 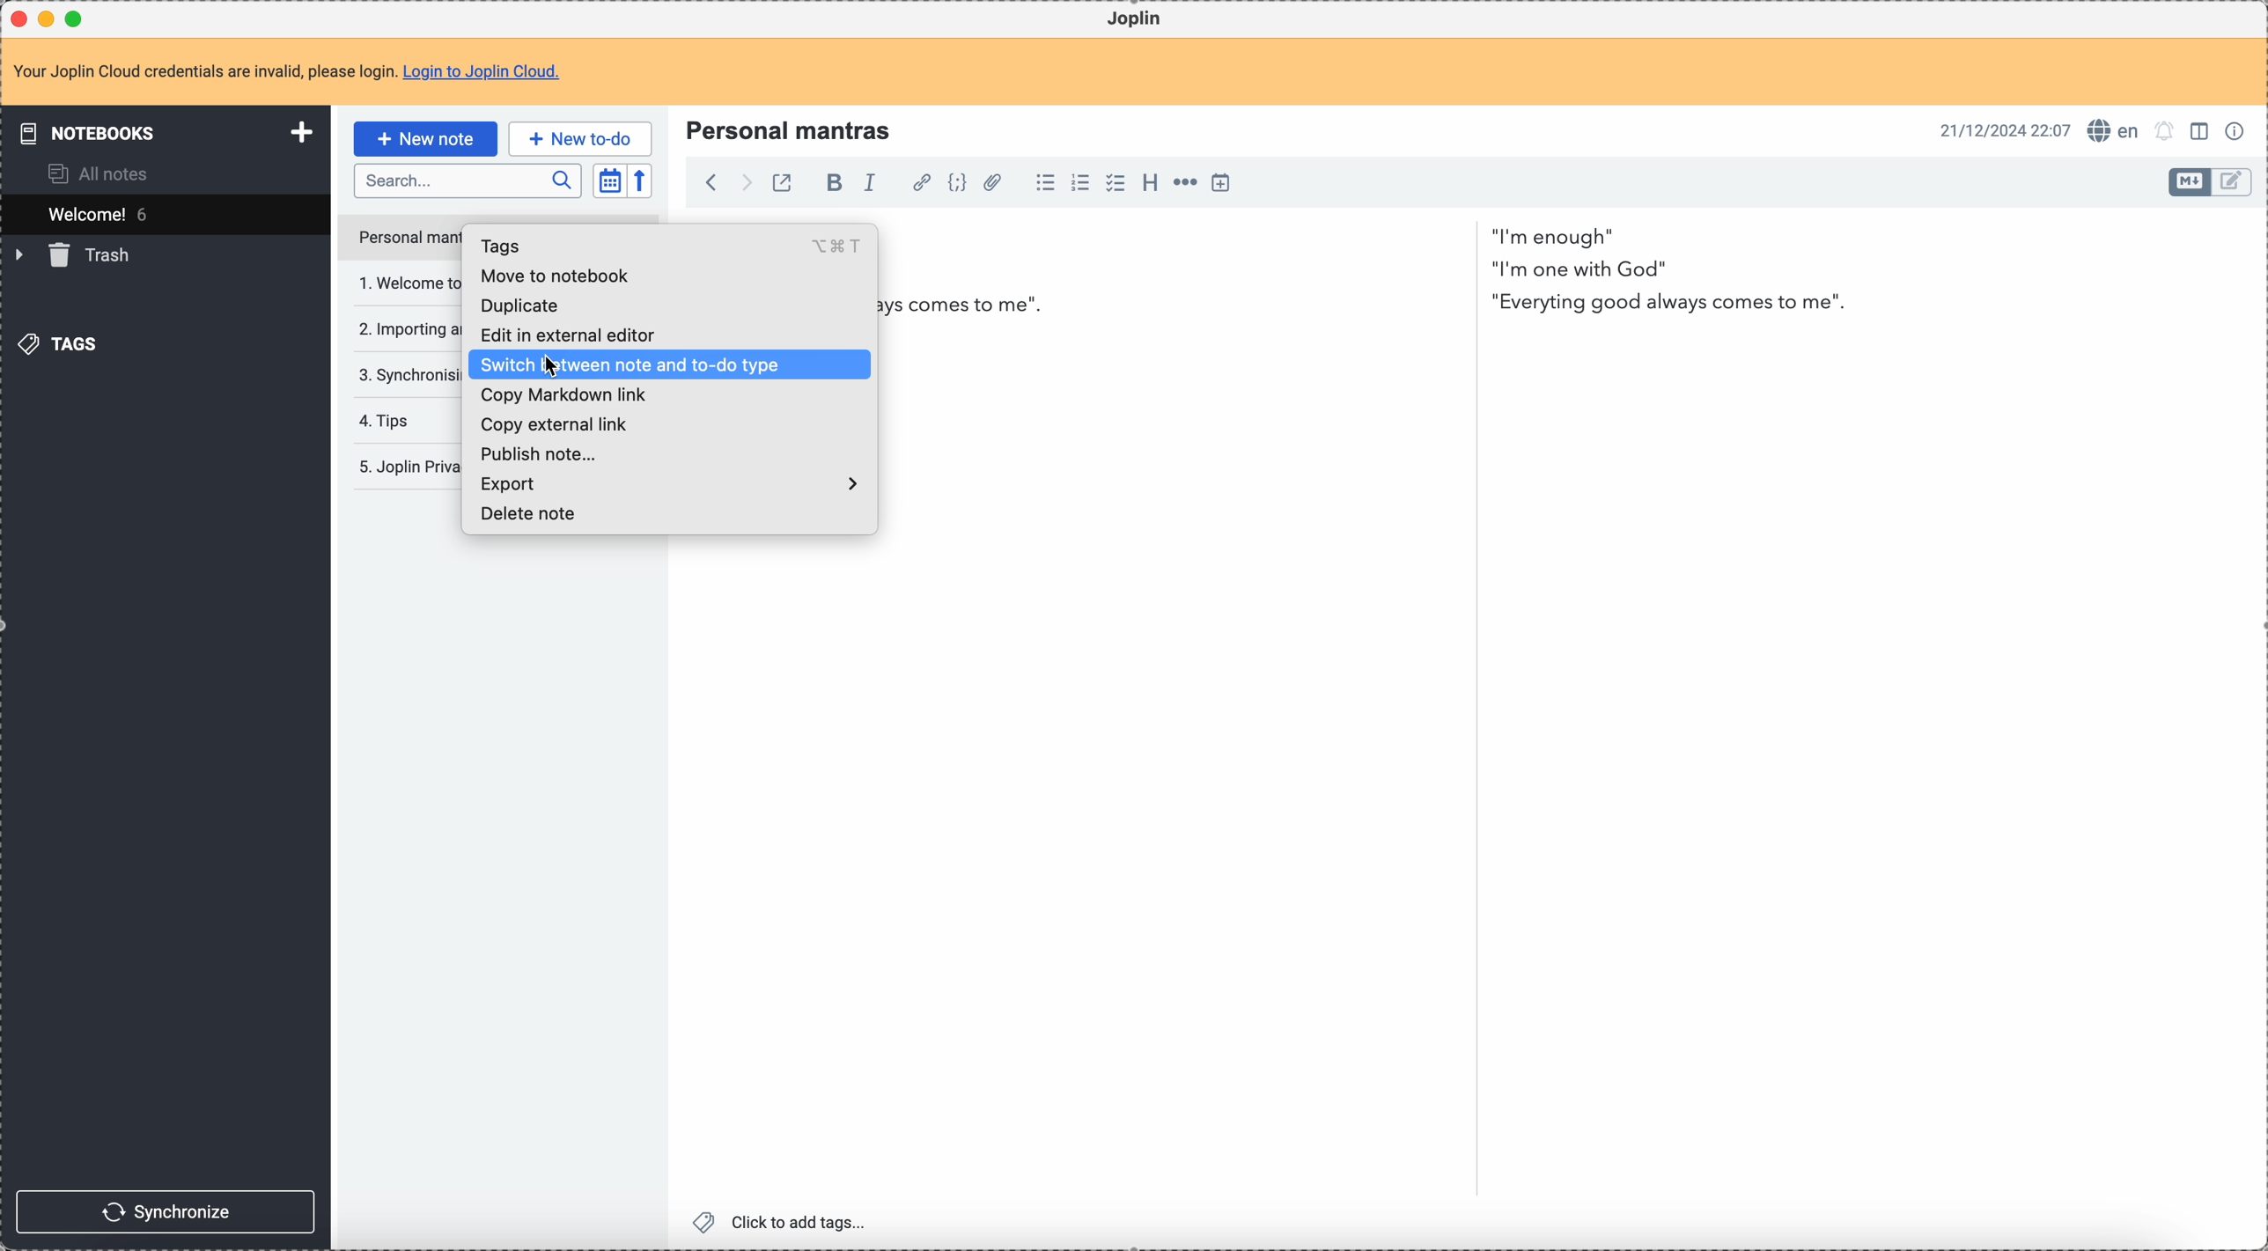 What do you see at coordinates (407, 467) in the screenshot?
I see `Joplin privacy policy` at bounding box center [407, 467].